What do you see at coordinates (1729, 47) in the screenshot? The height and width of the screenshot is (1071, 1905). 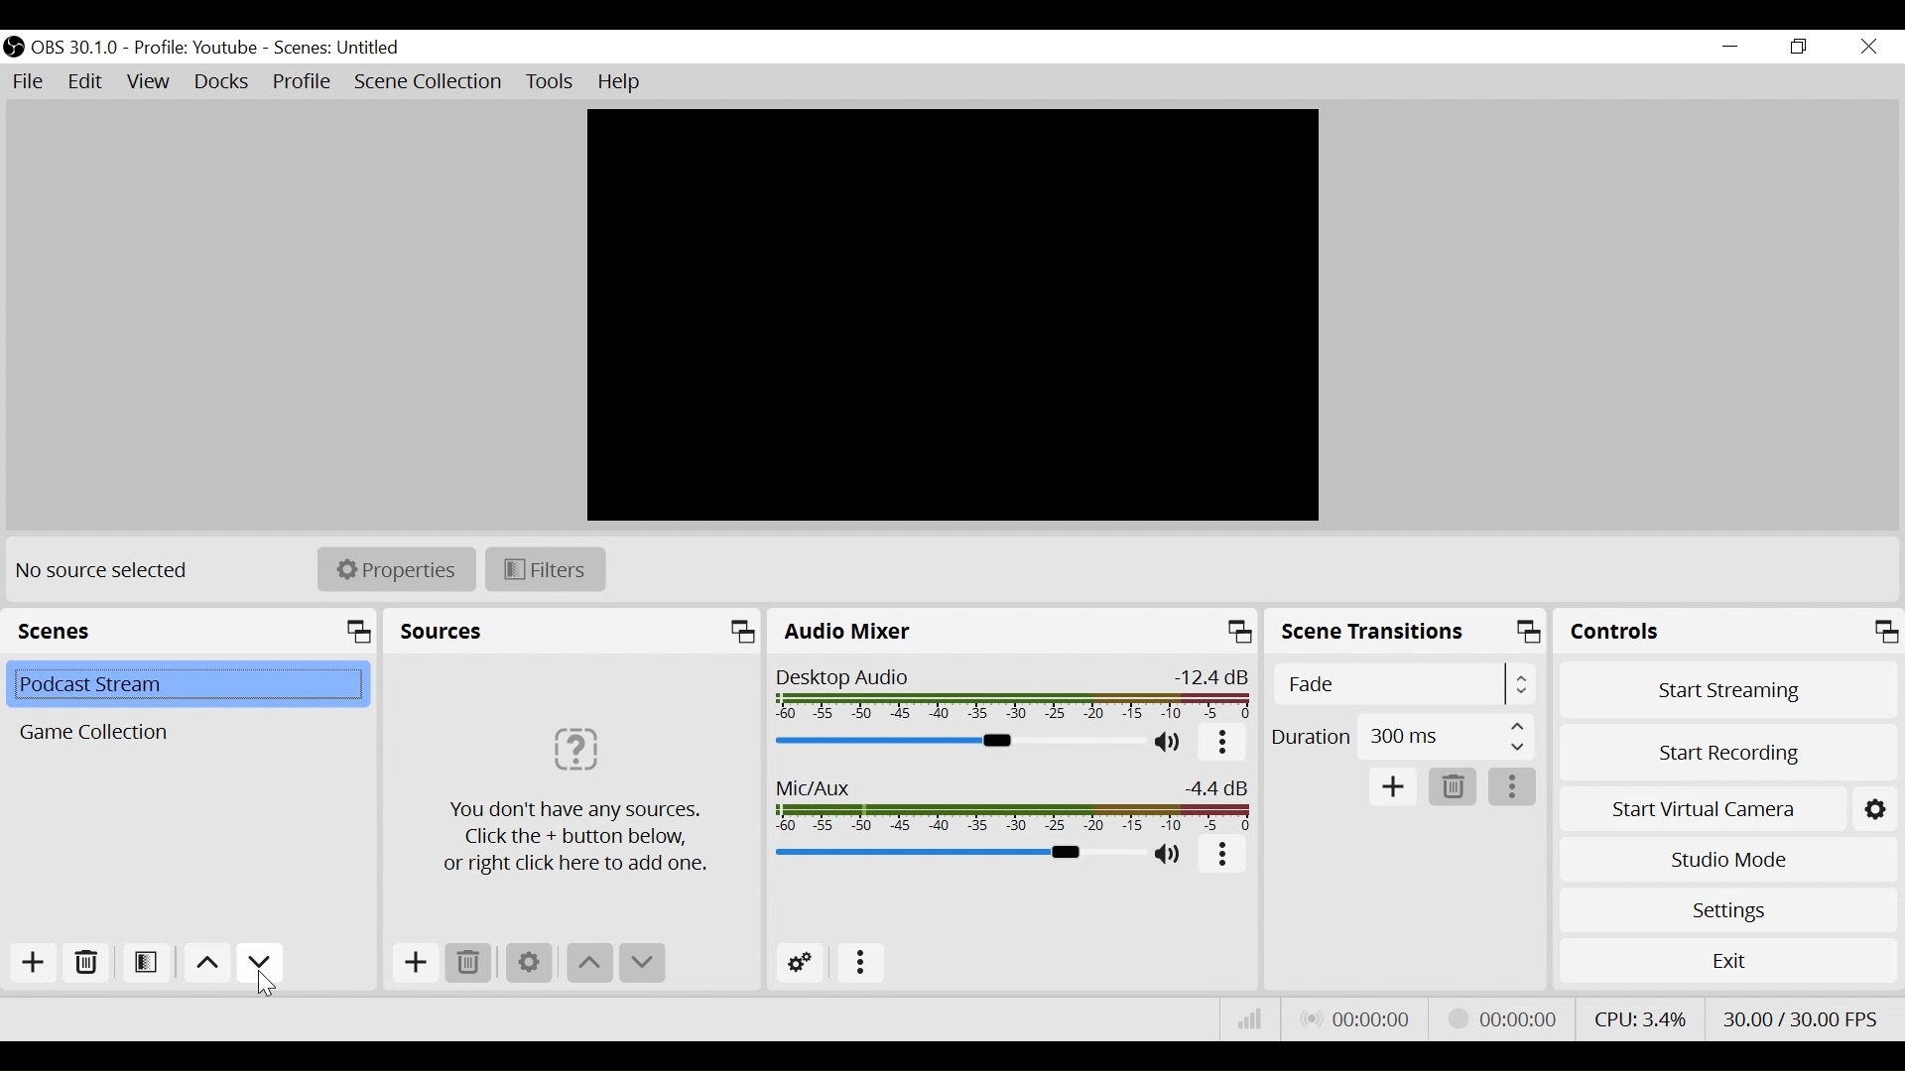 I see `minimize` at bounding box center [1729, 47].